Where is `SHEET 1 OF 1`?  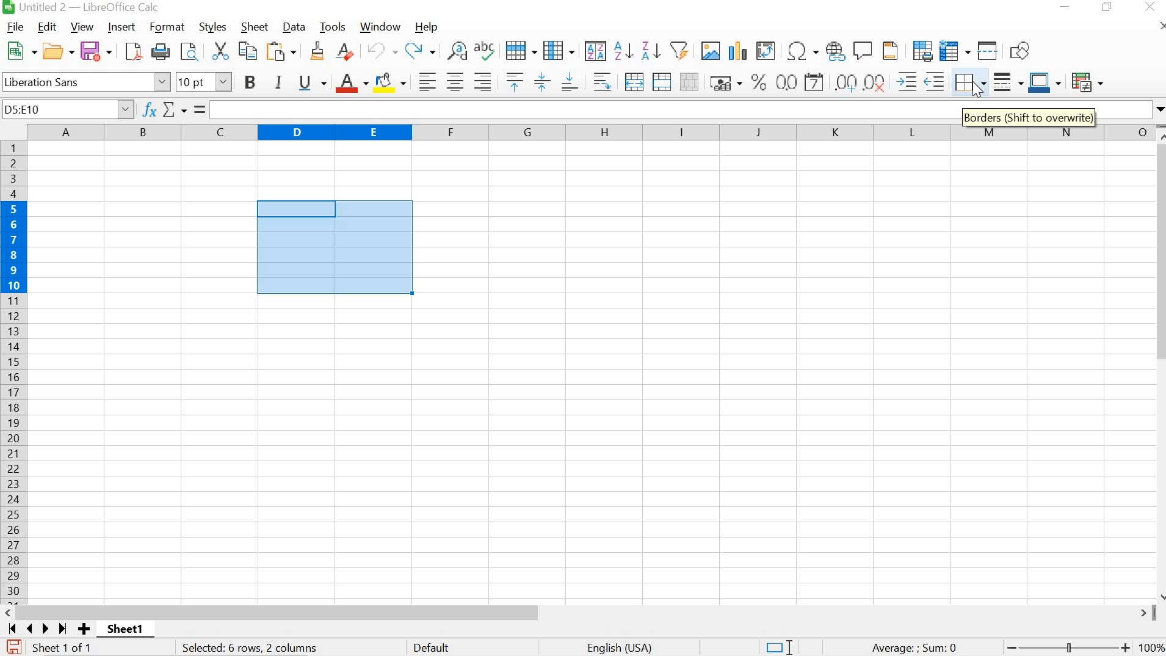
SHEET 1 OF 1 is located at coordinates (67, 649).